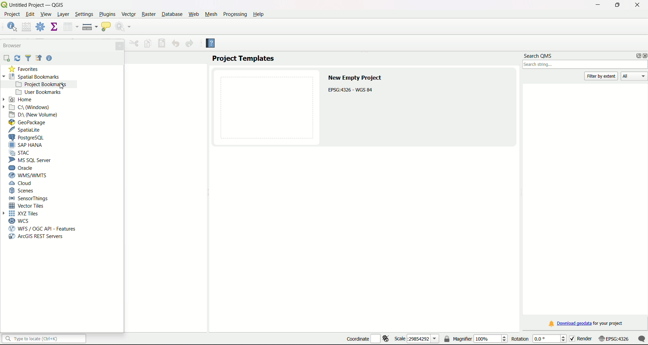 This screenshot has width=648, height=345. What do you see at coordinates (63, 15) in the screenshot?
I see `Layer` at bounding box center [63, 15].